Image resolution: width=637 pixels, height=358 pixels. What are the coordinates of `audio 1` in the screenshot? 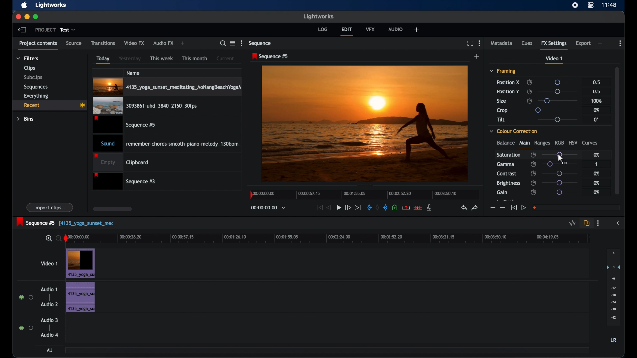 It's located at (49, 289).